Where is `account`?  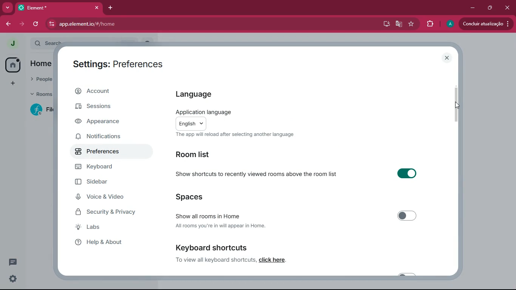
account is located at coordinates (108, 91).